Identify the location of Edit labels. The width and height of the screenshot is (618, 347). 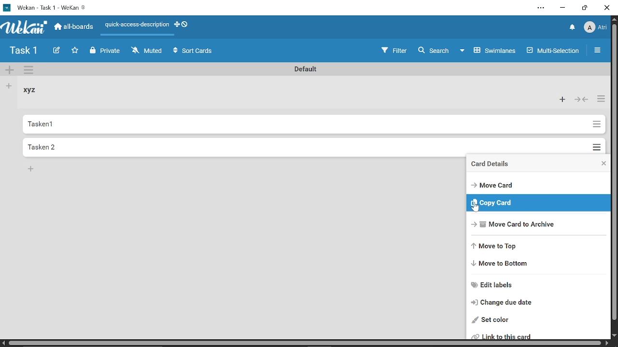
(538, 284).